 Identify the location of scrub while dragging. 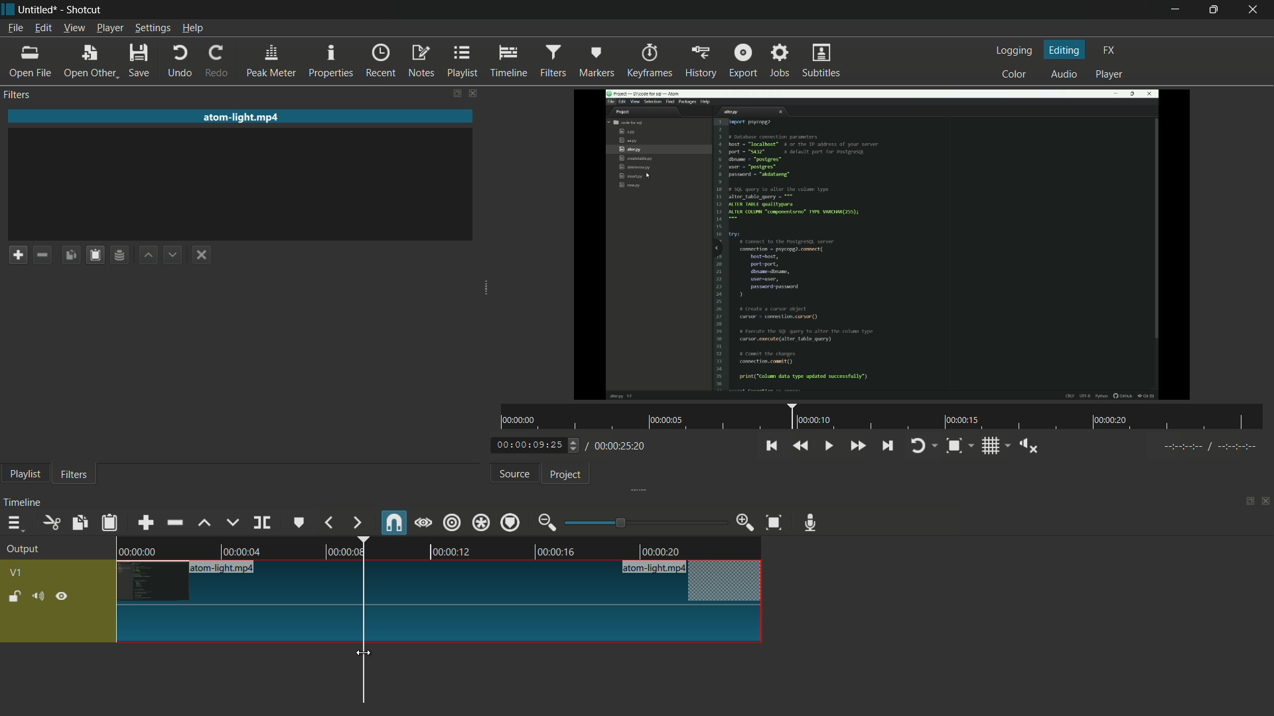
(423, 522).